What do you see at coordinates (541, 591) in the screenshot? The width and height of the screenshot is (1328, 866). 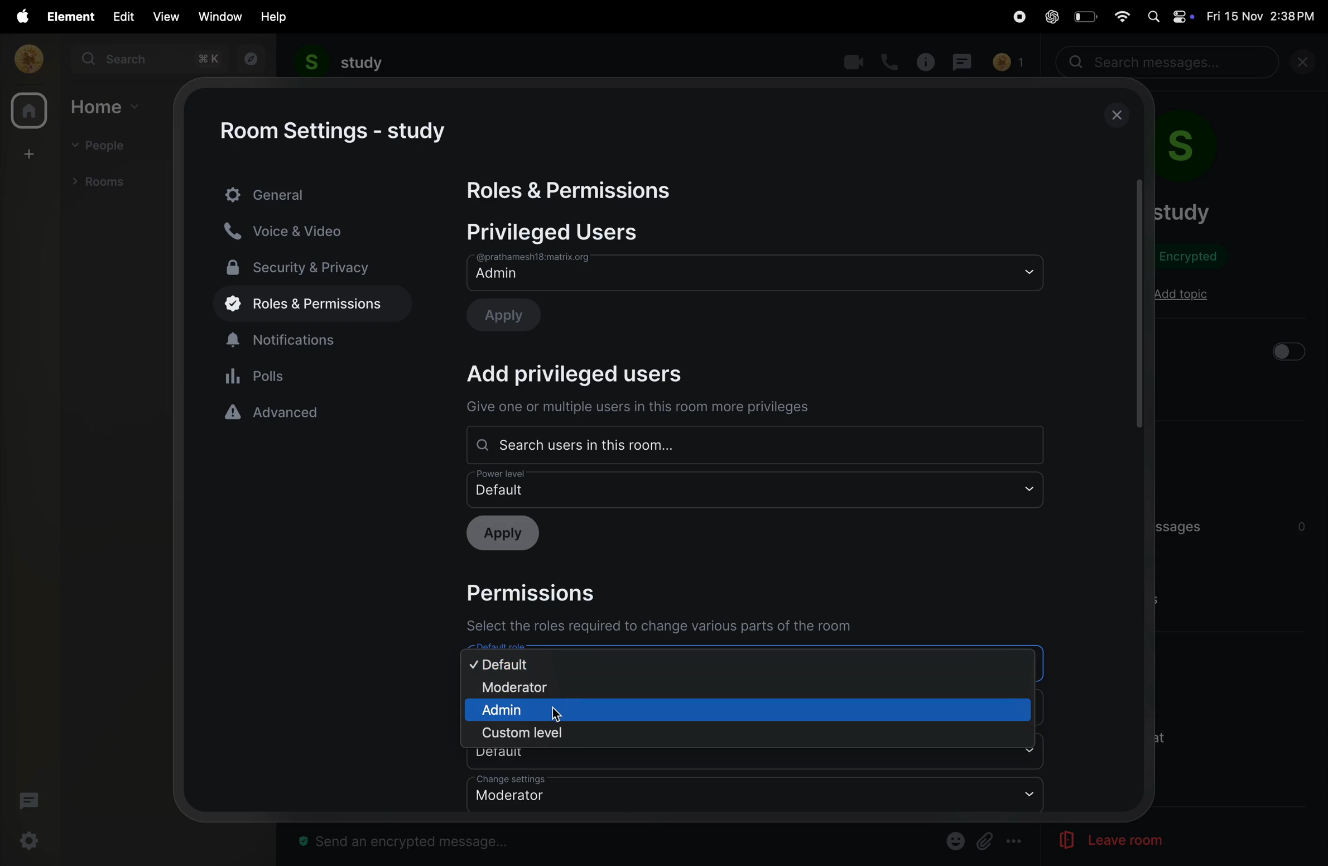 I see `Permissions` at bounding box center [541, 591].